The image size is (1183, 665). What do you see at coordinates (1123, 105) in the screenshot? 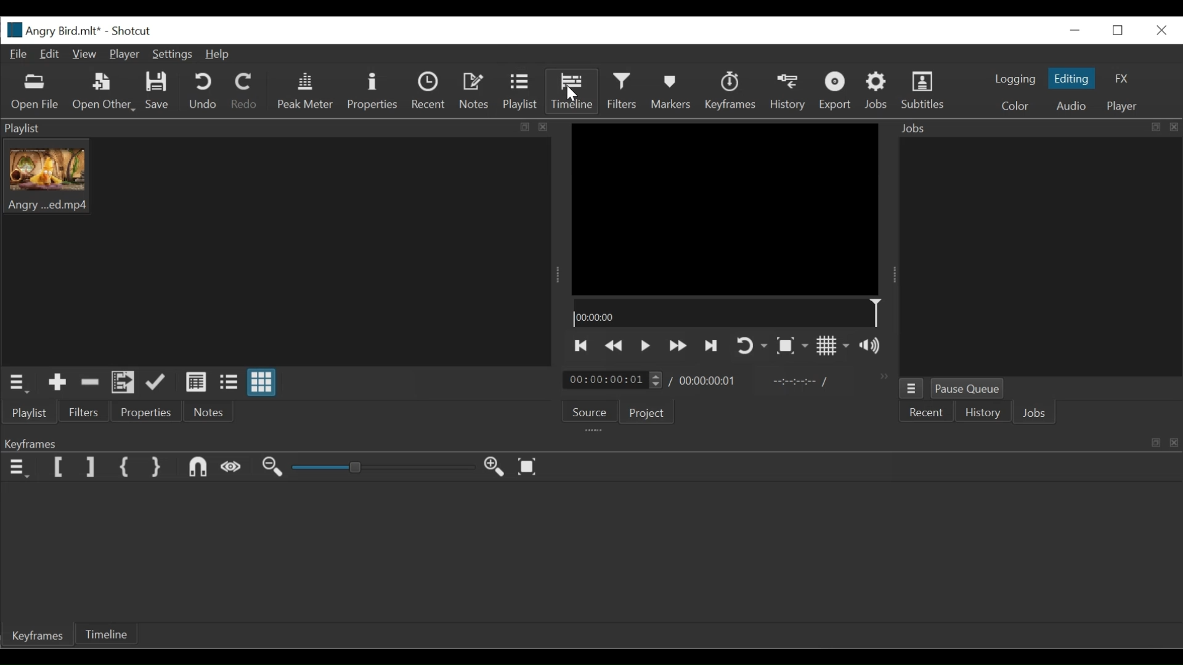
I see `Player` at bounding box center [1123, 105].